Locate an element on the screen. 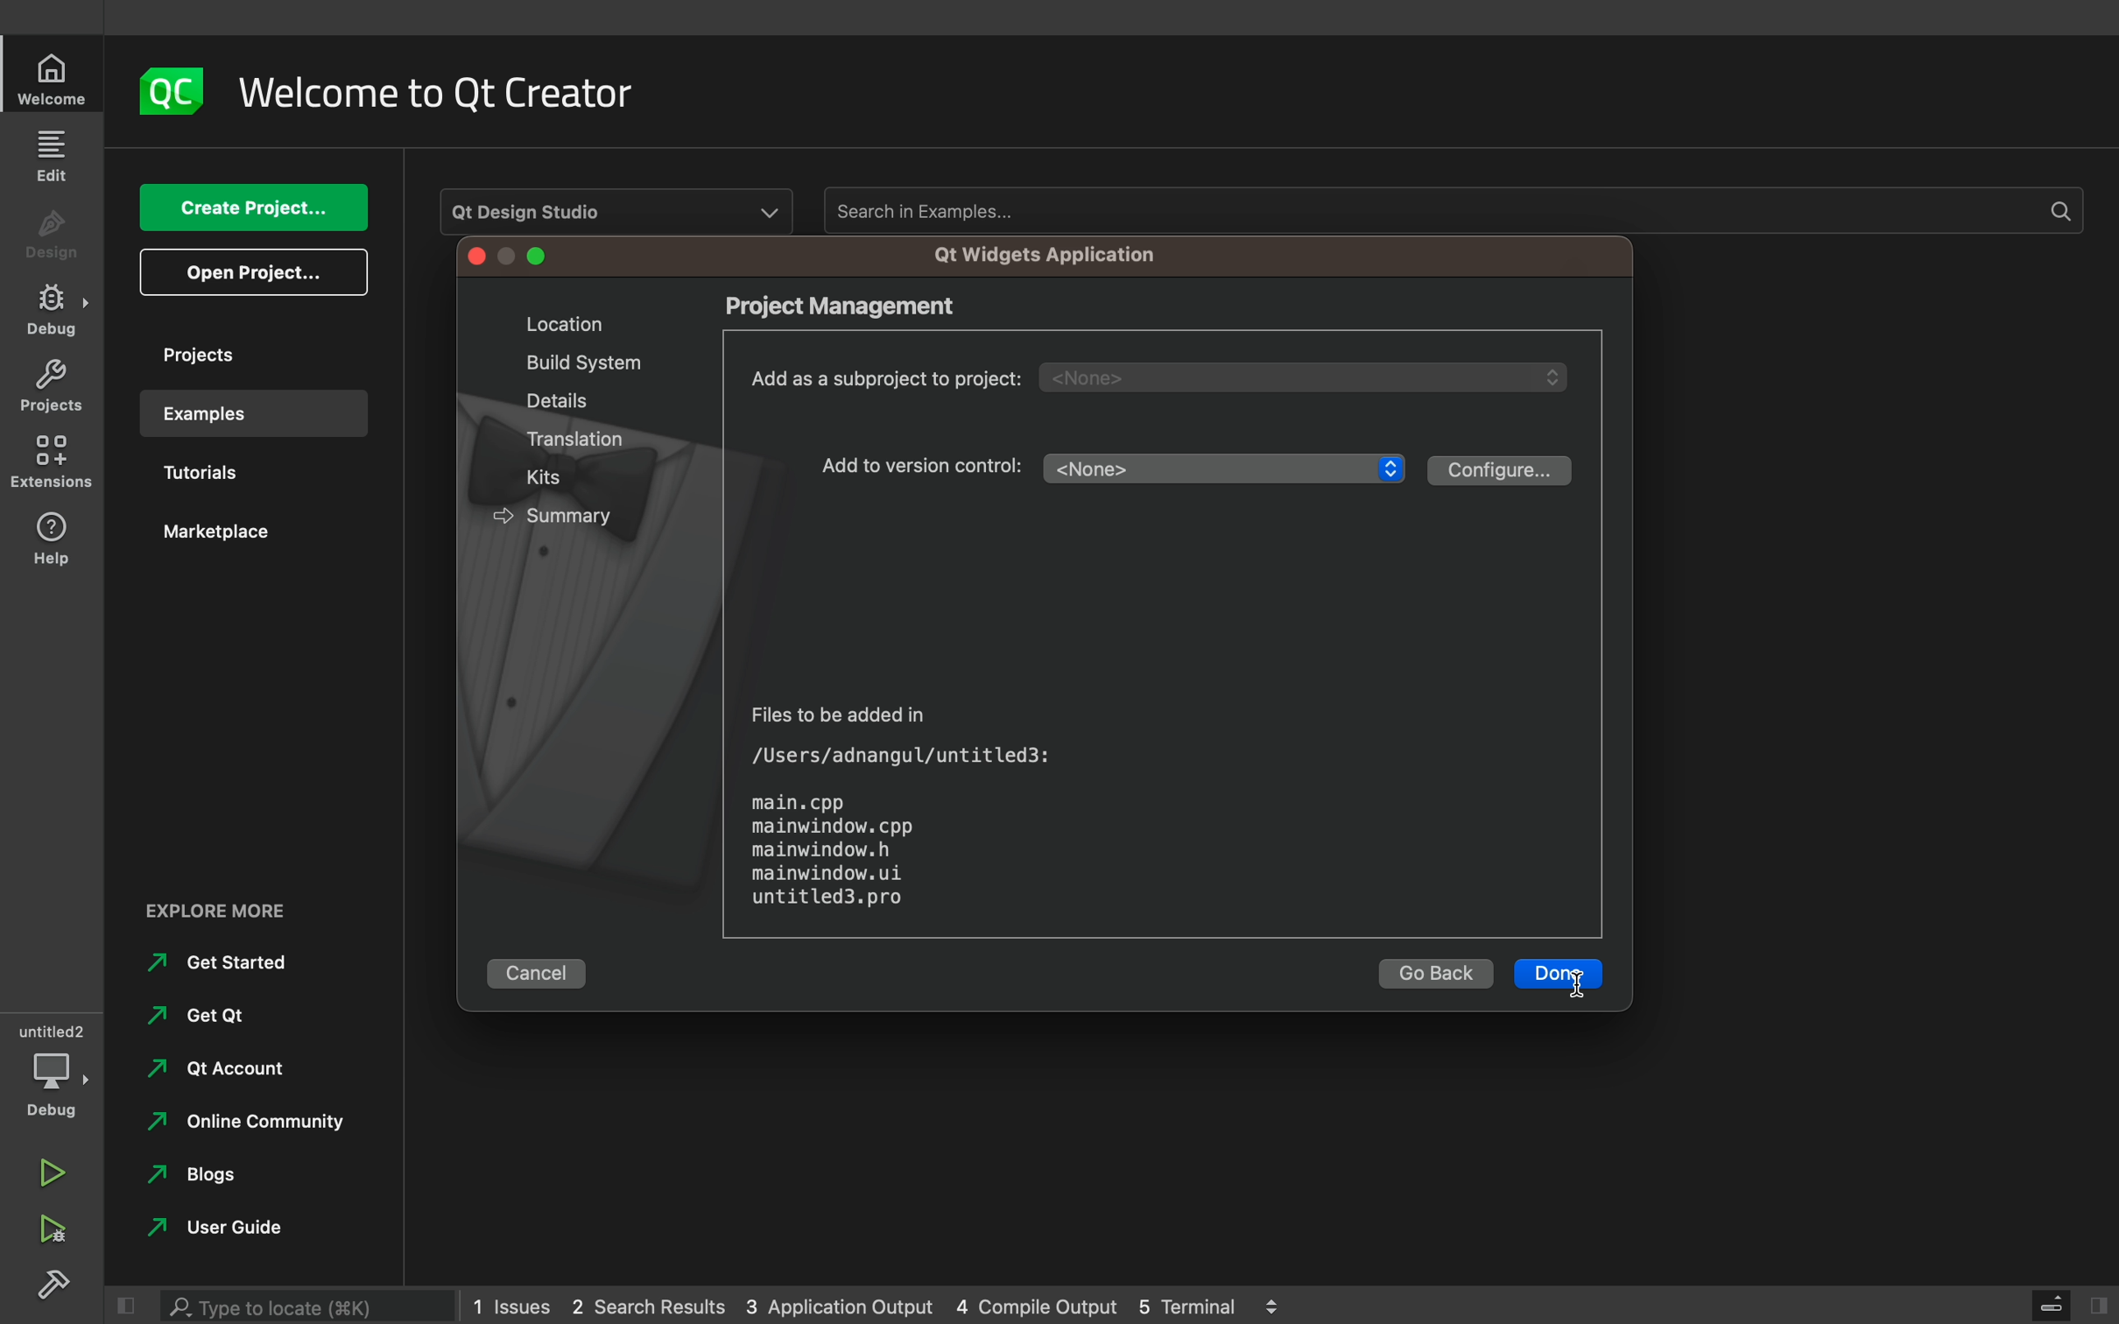 This screenshot has height=1324, width=2119. edit is located at coordinates (55, 154).